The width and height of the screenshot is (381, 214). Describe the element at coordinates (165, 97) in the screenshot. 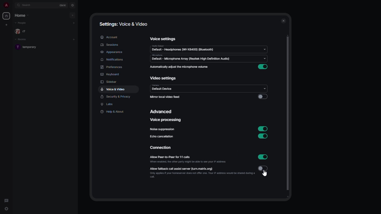

I see `mirror local video feed` at that location.